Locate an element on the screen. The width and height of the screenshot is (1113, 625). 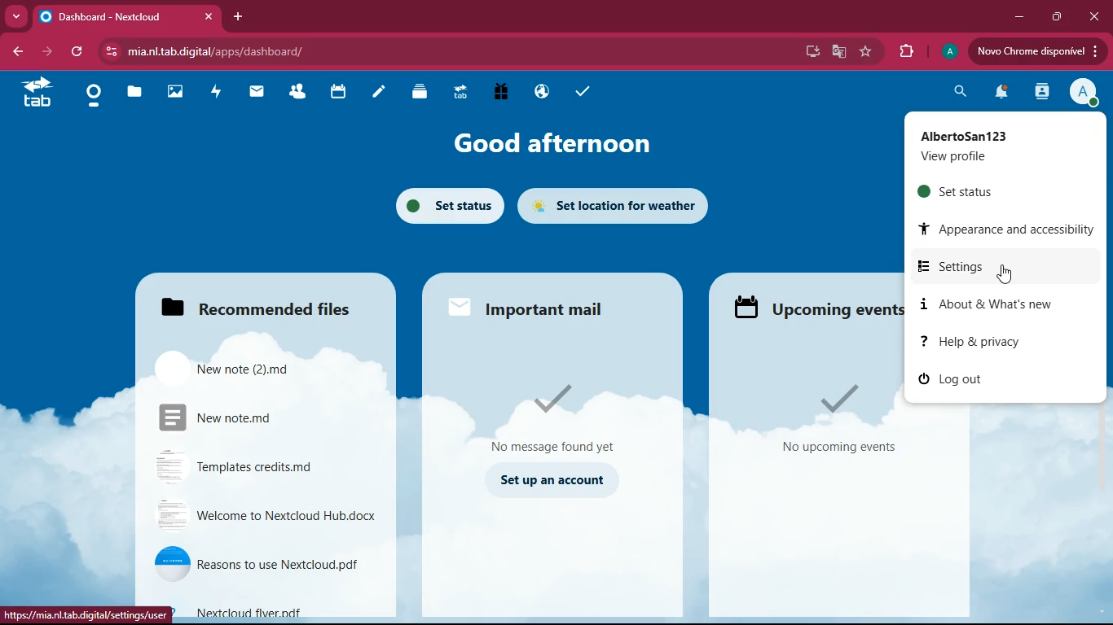
tasks is located at coordinates (584, 94).